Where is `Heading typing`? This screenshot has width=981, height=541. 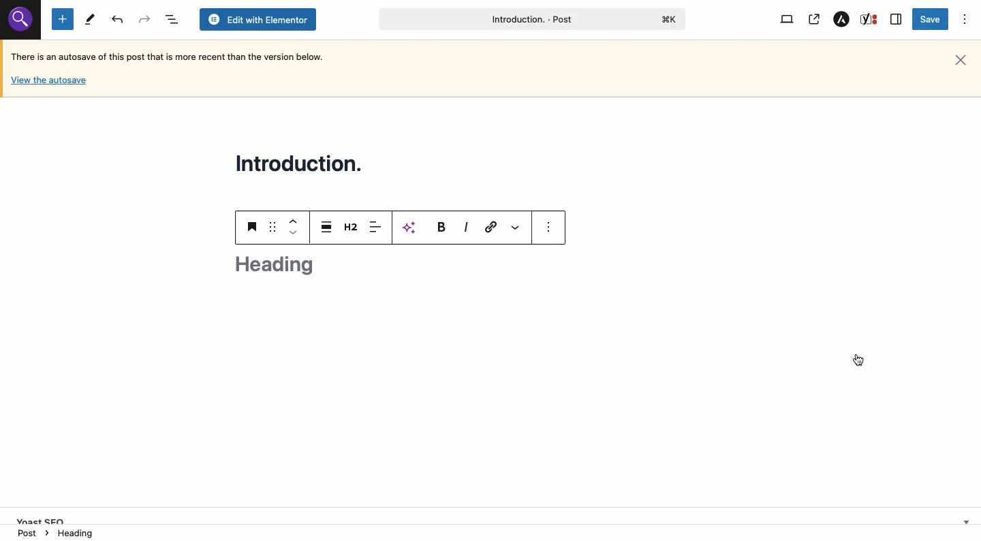
Heading typing is located at coordinates (275, 263).